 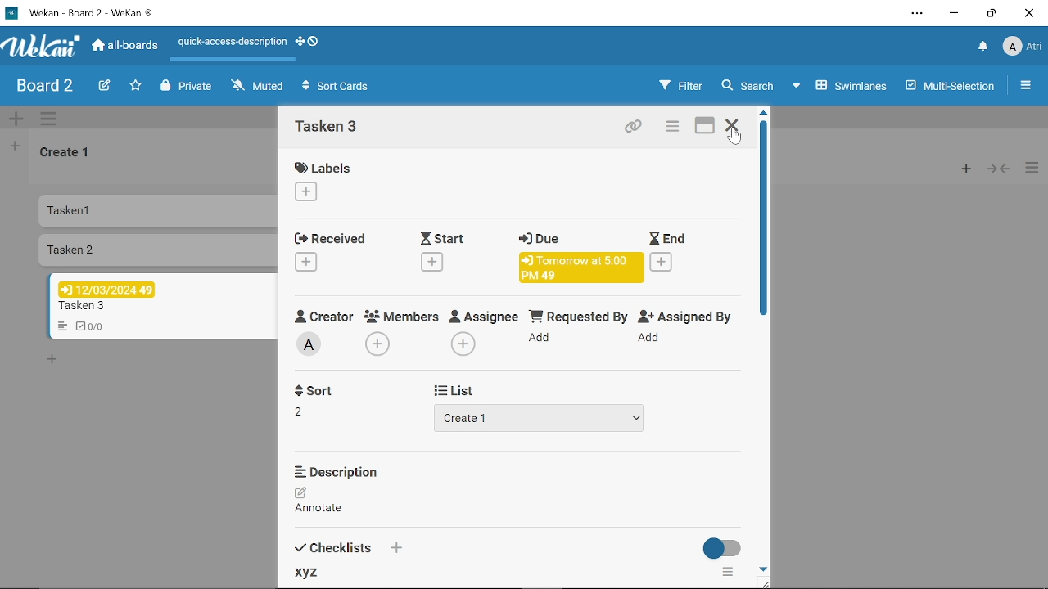 What do you see at coordinates (955, 14) in the screenshot?
I see `Minimize` at bounding box center [955, 14].